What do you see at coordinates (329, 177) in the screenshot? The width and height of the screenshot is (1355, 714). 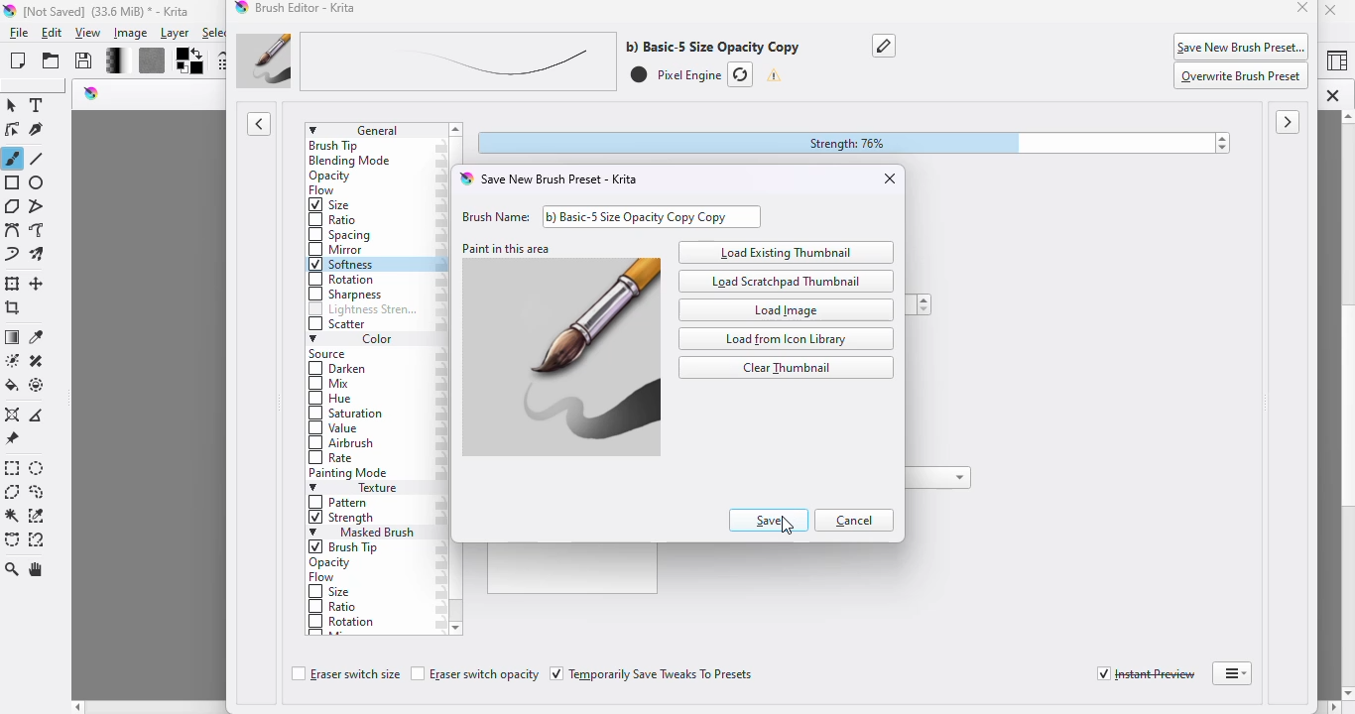 I see `opacity` at bounding box center [329, 177].